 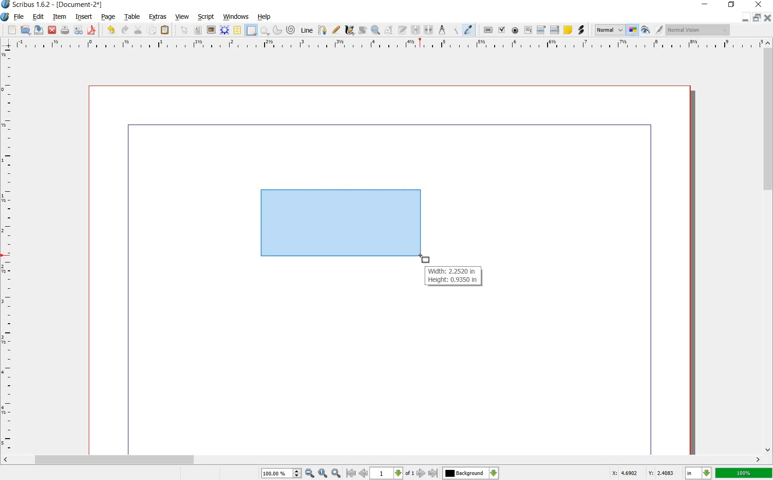 I want to click on OPEN, so click(x=26, y=30).